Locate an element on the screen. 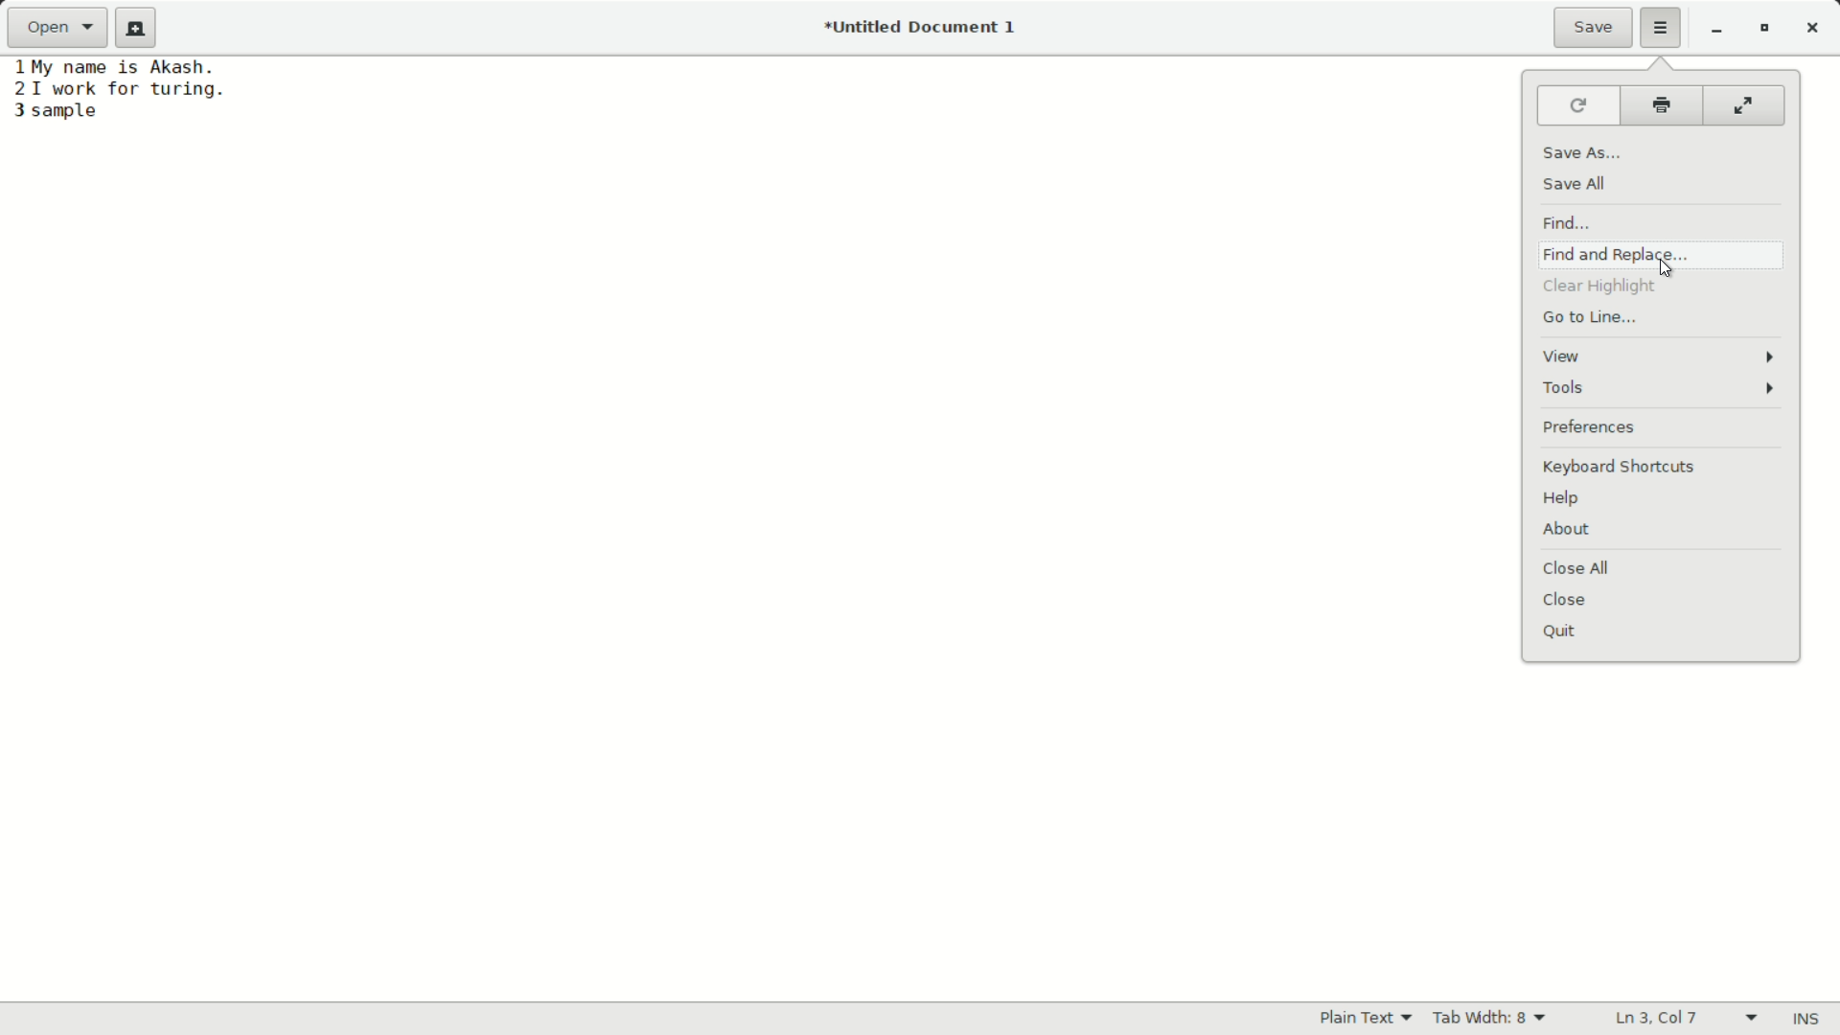  find is located at coordinates (1565, 221).